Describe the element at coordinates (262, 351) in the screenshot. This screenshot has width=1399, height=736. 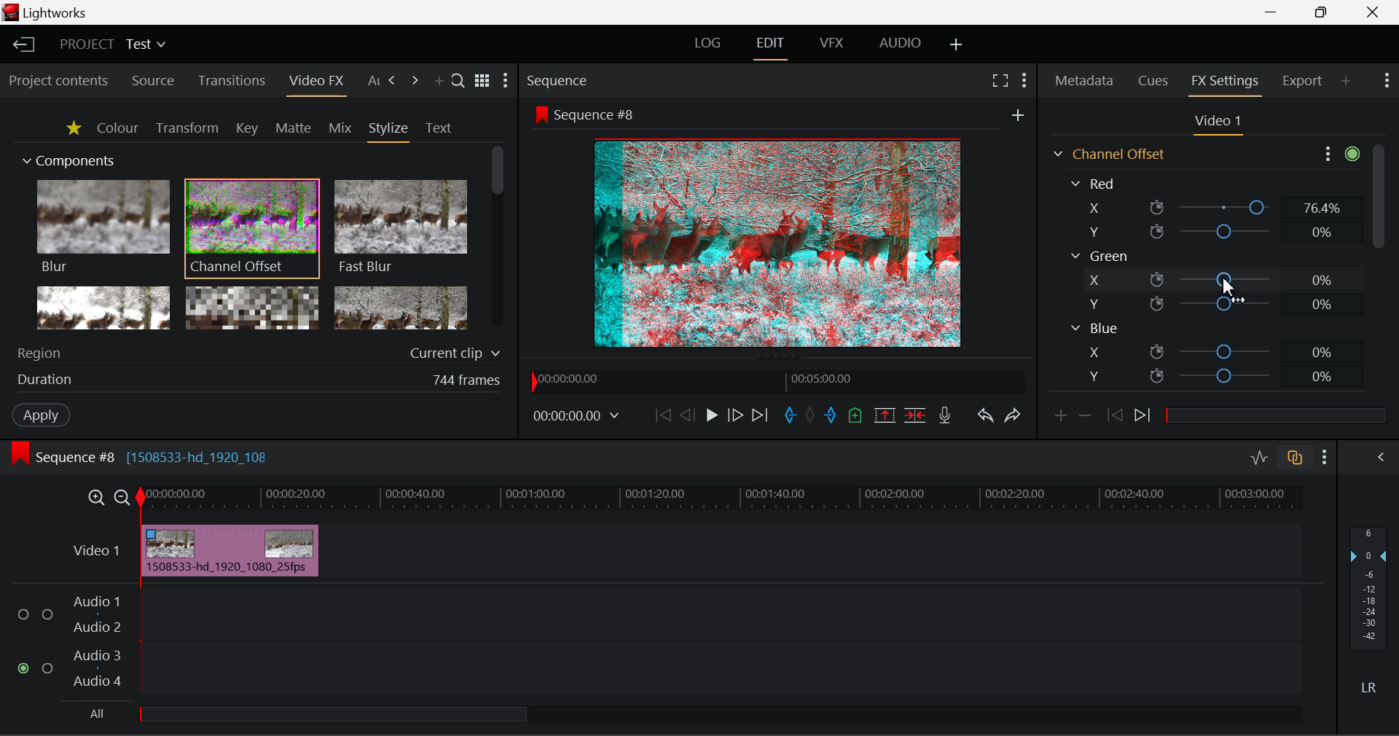
I see `Region` at that location.